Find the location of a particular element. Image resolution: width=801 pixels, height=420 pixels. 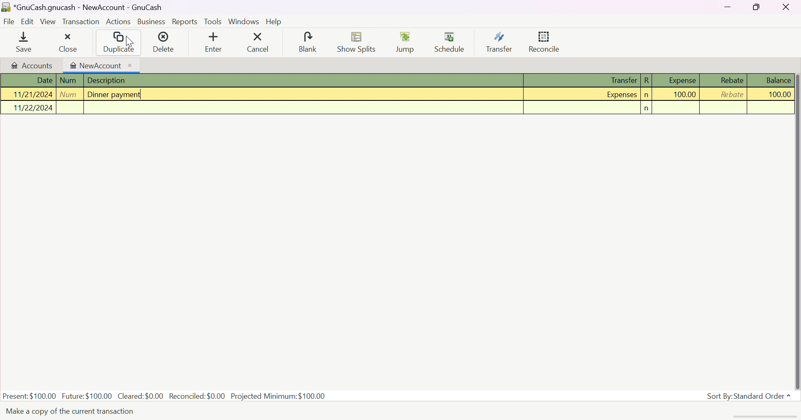

Num is located at coordinates (68, 80).